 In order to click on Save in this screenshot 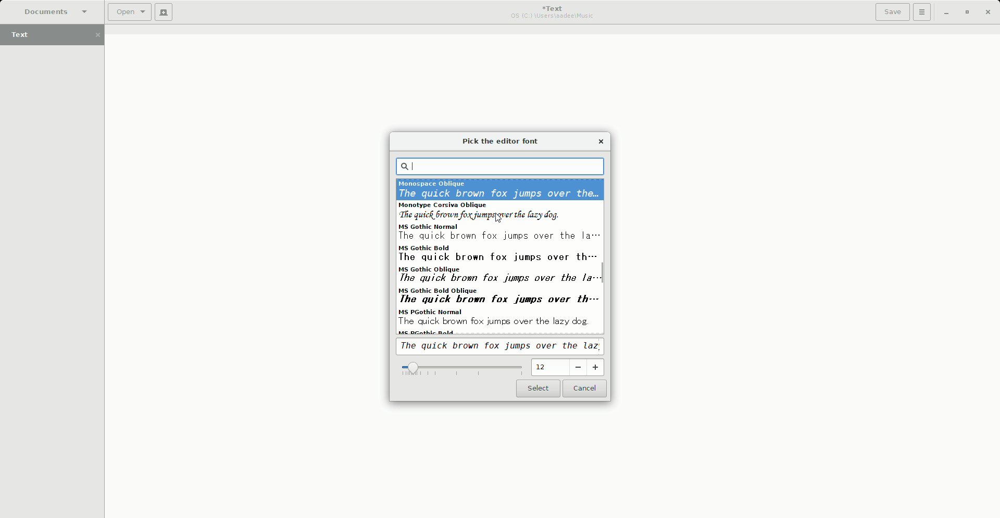, I will do `click(892, 12)`.